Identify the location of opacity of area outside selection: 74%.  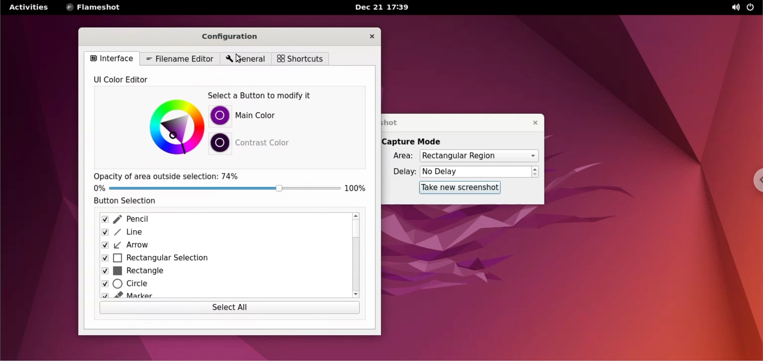
(168, 176).